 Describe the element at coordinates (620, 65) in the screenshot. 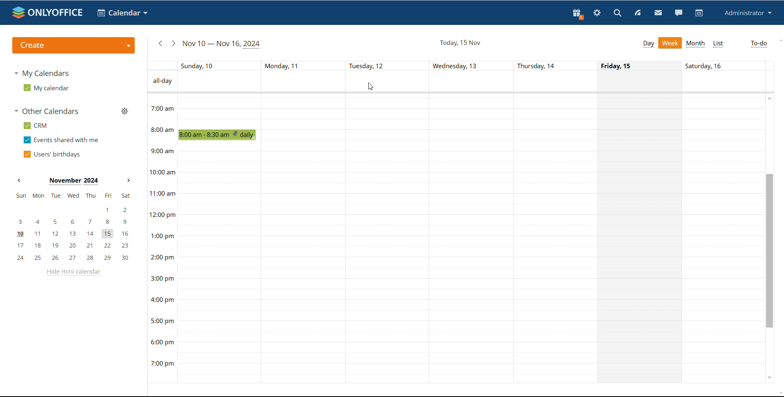

I see `text` at that location.